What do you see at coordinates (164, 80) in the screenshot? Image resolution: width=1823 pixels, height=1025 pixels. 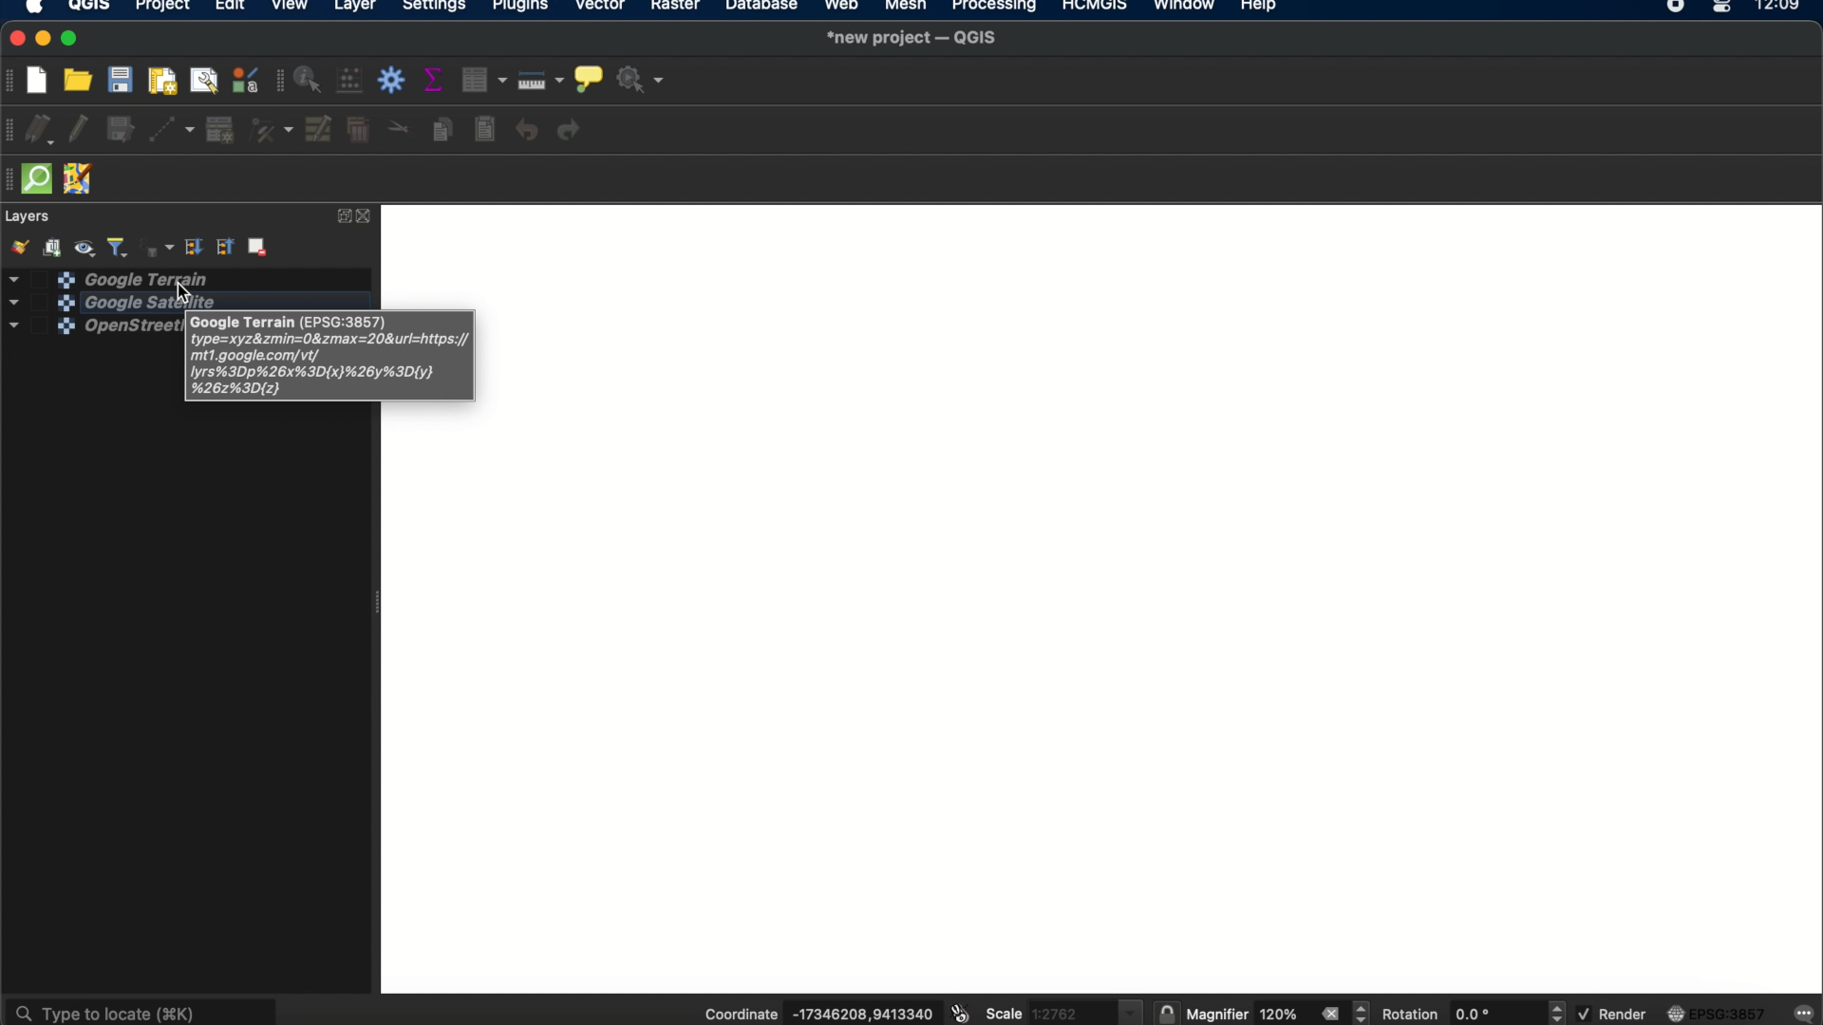 I see `new print layout` at bounding box center [164, 80].